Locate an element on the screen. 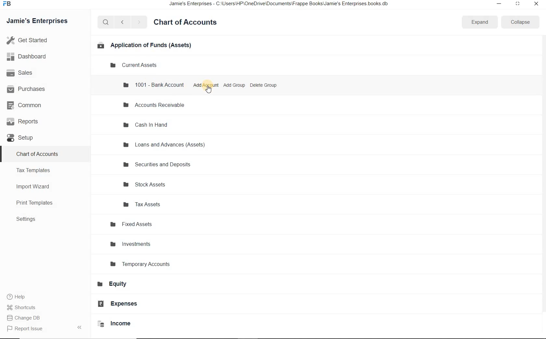 This screenshot has height=339, width=546. Help is located at coordinates (19, 297).